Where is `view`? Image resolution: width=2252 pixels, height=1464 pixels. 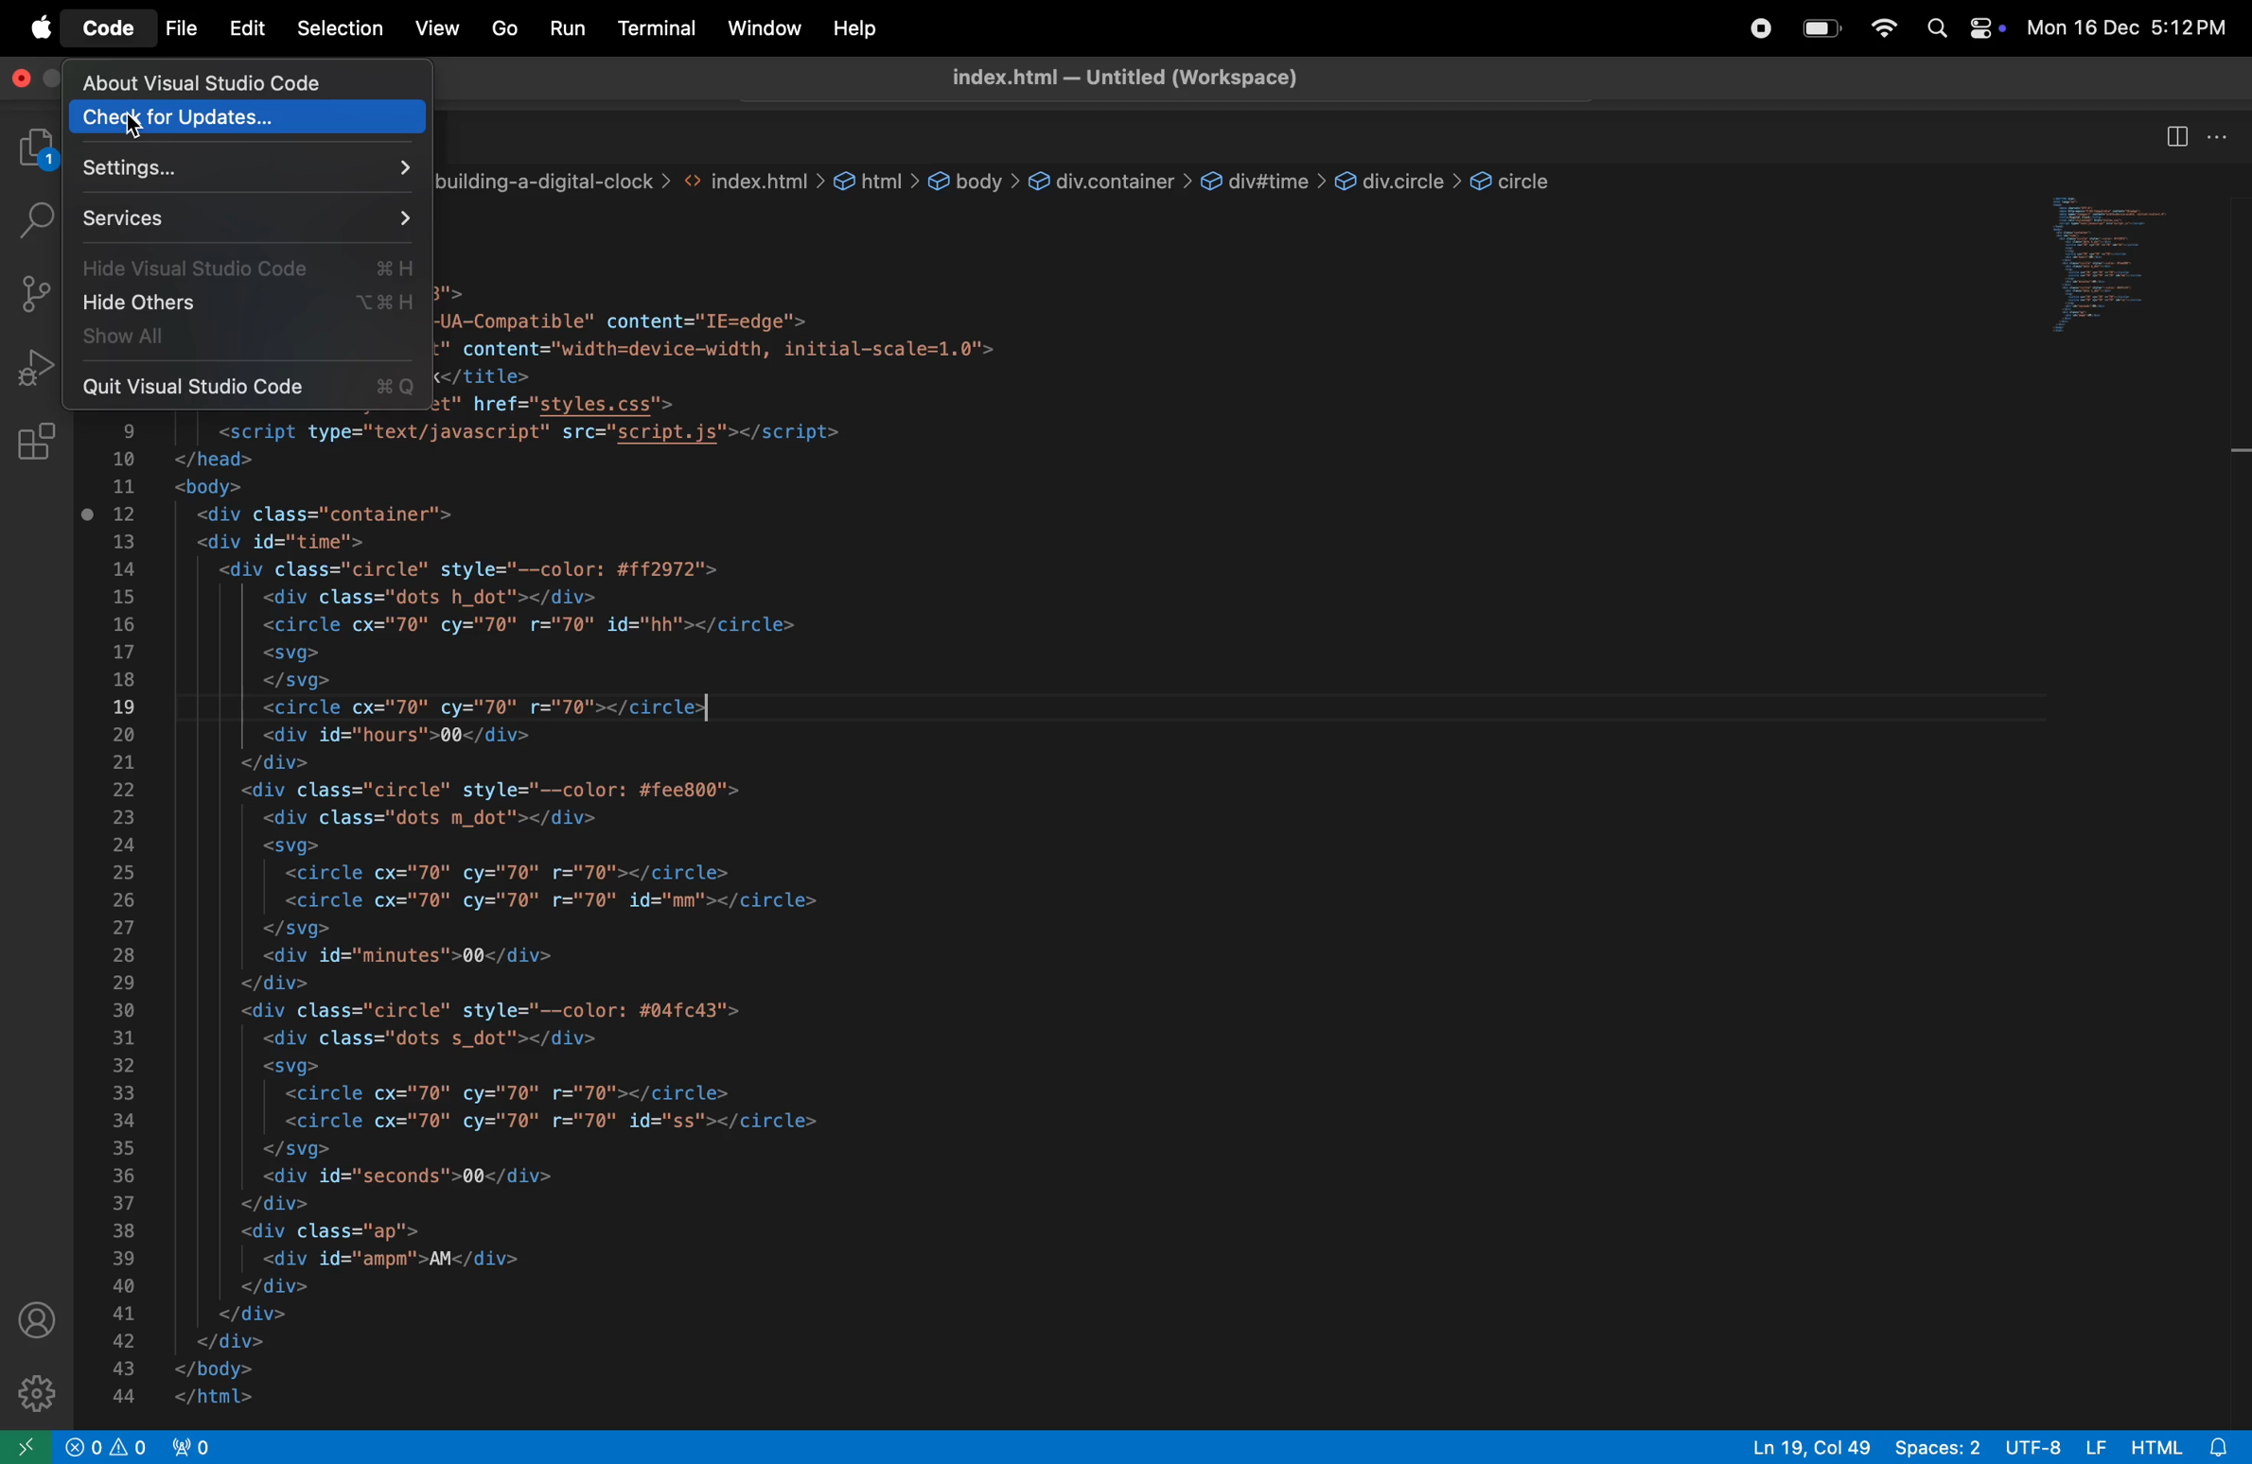 view is located at coordinates (440, 27).